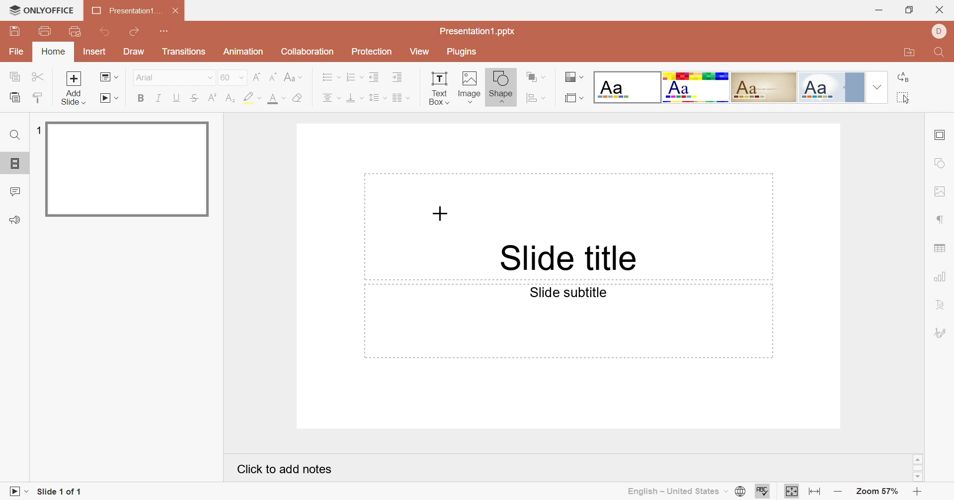  Describe the element at coordinates (178, 11) in the screenshot. I see `Close` at that location.